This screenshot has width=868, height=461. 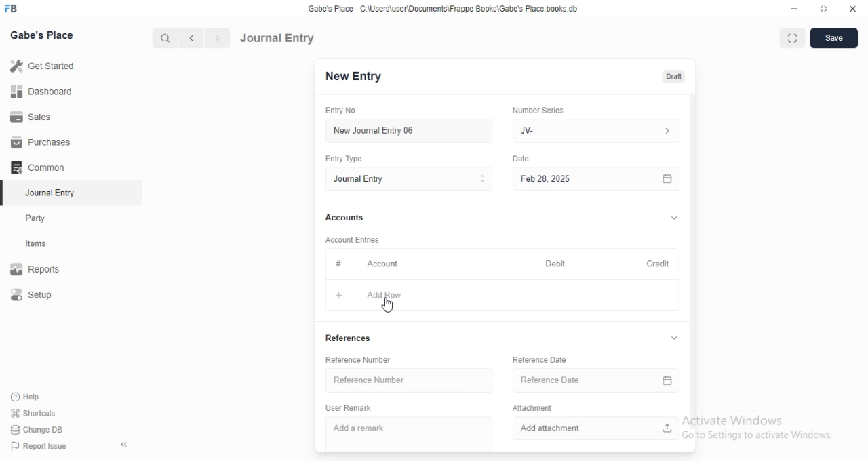 I want to click on next, so click(x=216, y=39).